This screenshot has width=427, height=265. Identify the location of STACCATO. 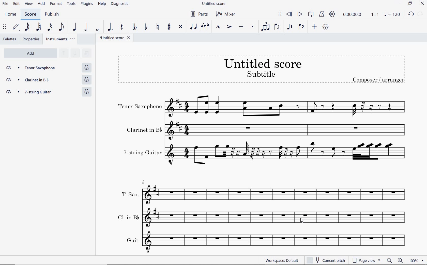
(252, 27).